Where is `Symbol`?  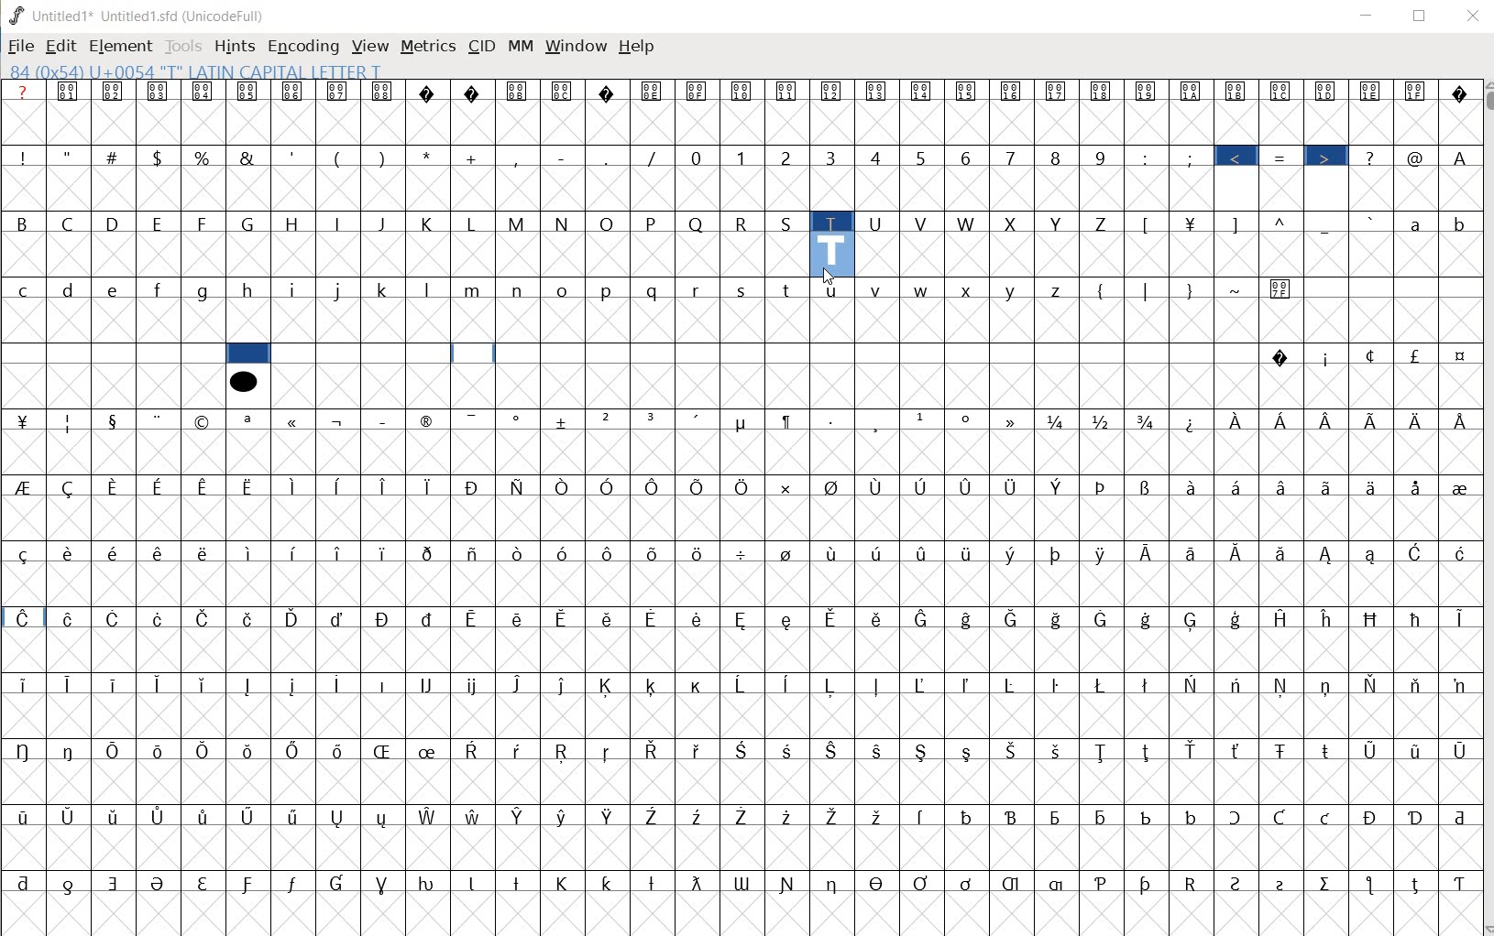
Symbol is located at coordinates (744, 618).